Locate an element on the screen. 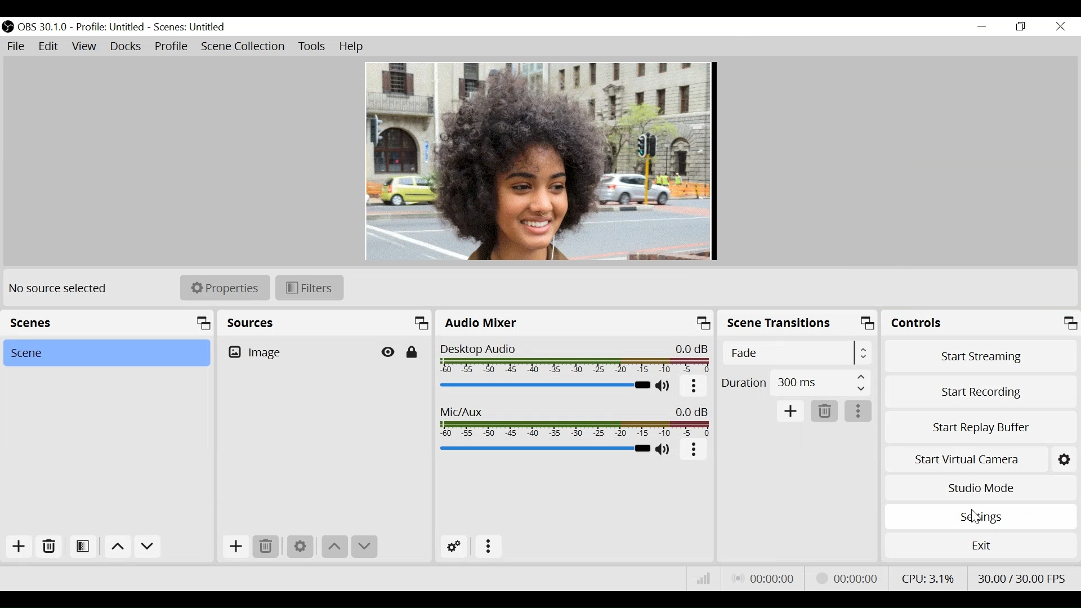 The height and width of the screenshot is (608, 1081). Start Replay Buffer is located at coordinates (981, 427).